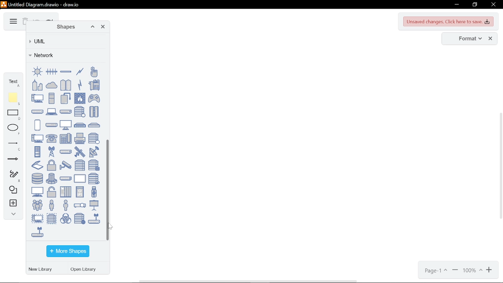 This screenshot has width=503, height=283. What do you see at coordinates (94, 85) in the screenshot?
I see `copier` at bounding box center [94, 85].